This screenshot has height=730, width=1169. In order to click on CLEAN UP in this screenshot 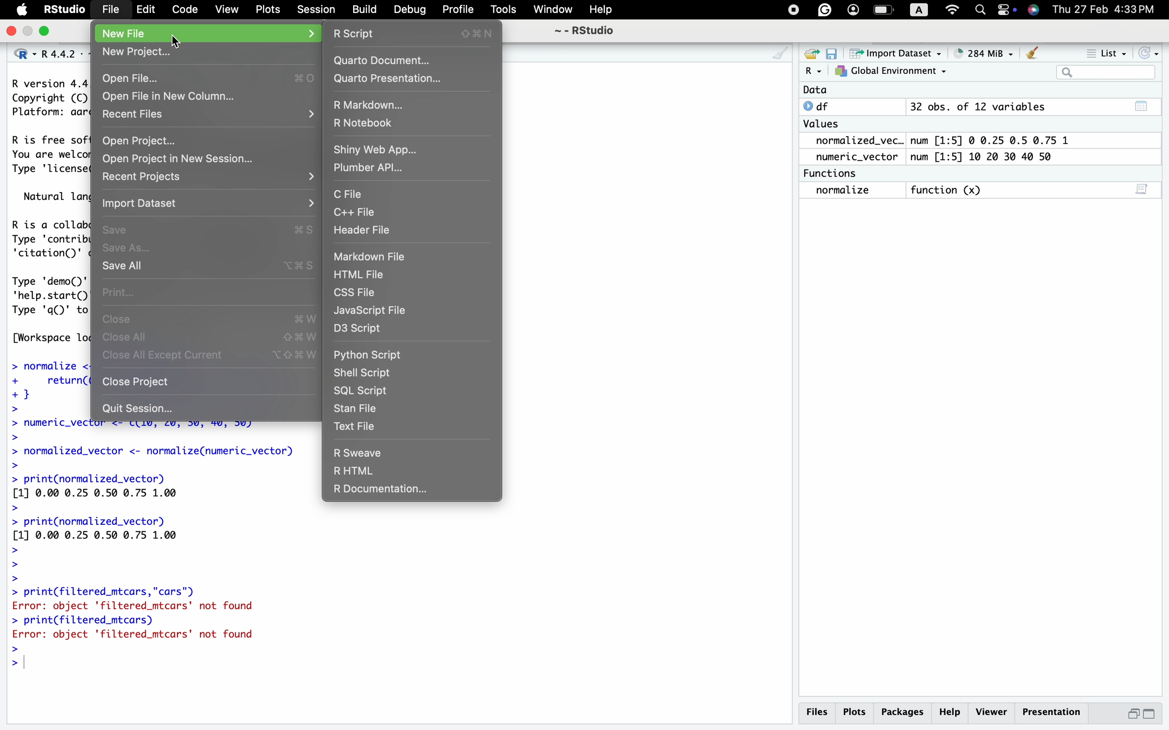, I will do `click(1033, 52)`.